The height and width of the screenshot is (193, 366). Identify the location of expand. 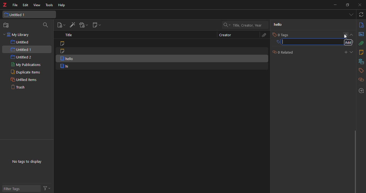
(352, 52).